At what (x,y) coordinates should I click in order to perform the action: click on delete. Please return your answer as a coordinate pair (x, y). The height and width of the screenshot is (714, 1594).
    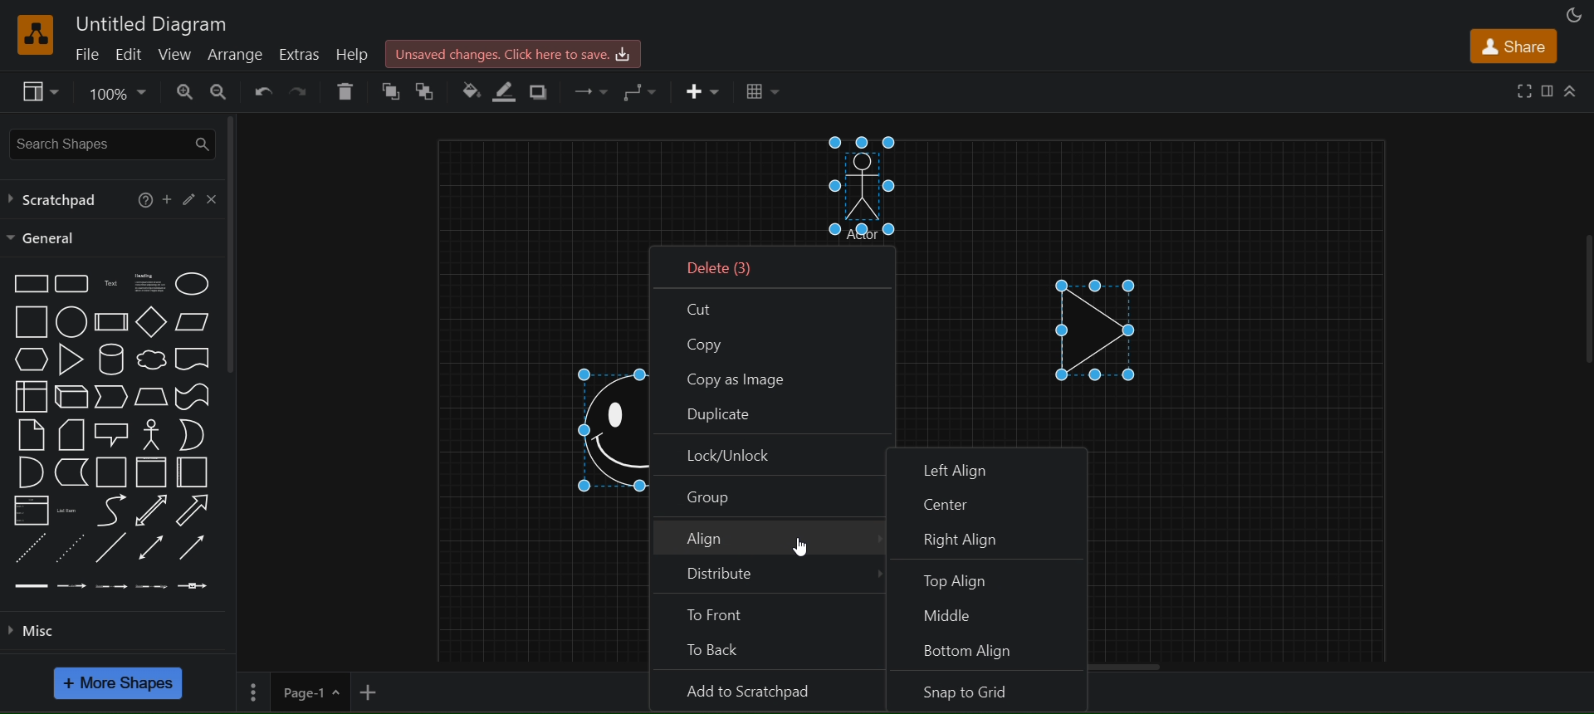
    Looking at the image, I should click on (345, 90).